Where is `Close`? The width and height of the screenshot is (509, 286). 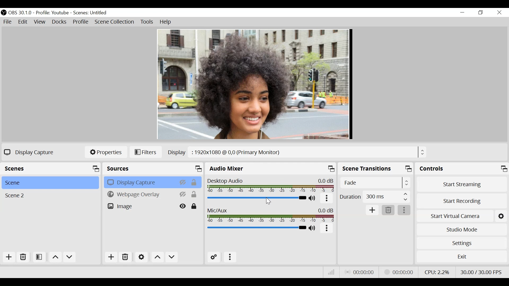 Close is located at coordinates (499, 13).